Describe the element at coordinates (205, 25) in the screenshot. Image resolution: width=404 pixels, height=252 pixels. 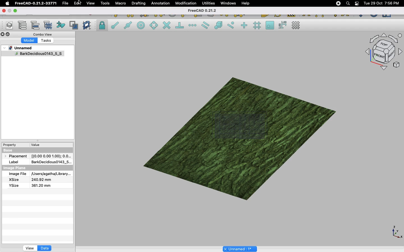
I see `Snap parallel` at that location.